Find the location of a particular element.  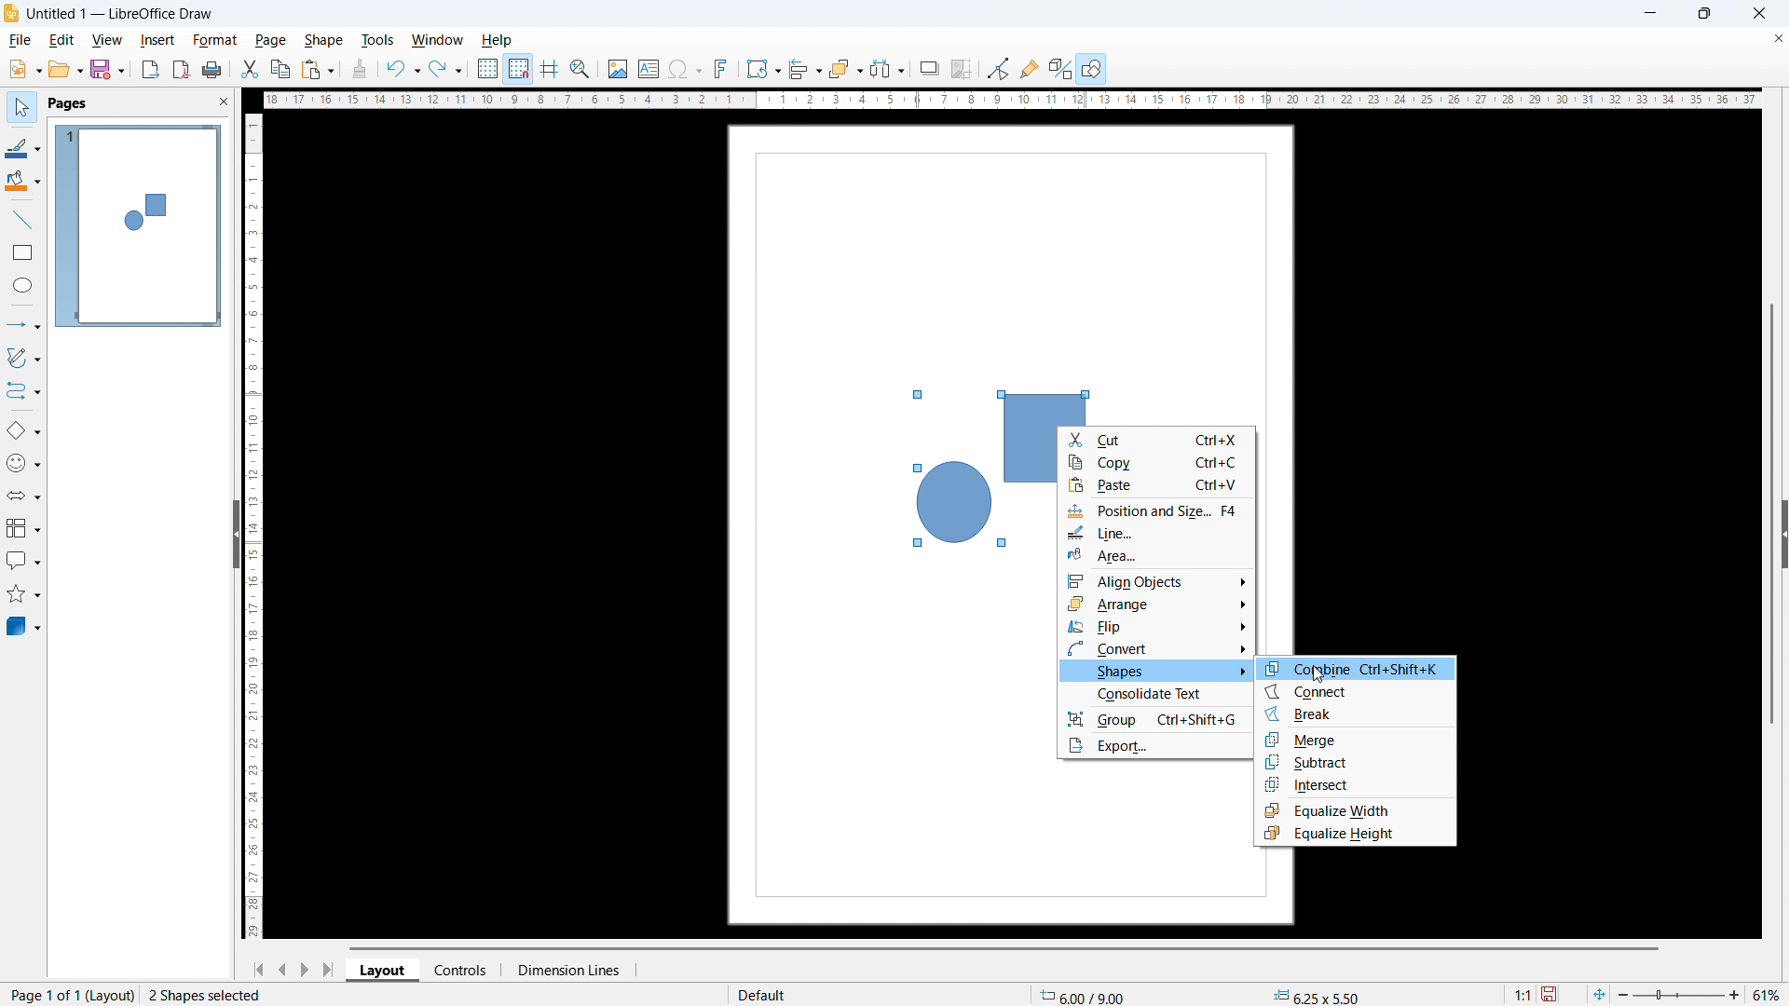

insert is located at coordinates (157, 40).